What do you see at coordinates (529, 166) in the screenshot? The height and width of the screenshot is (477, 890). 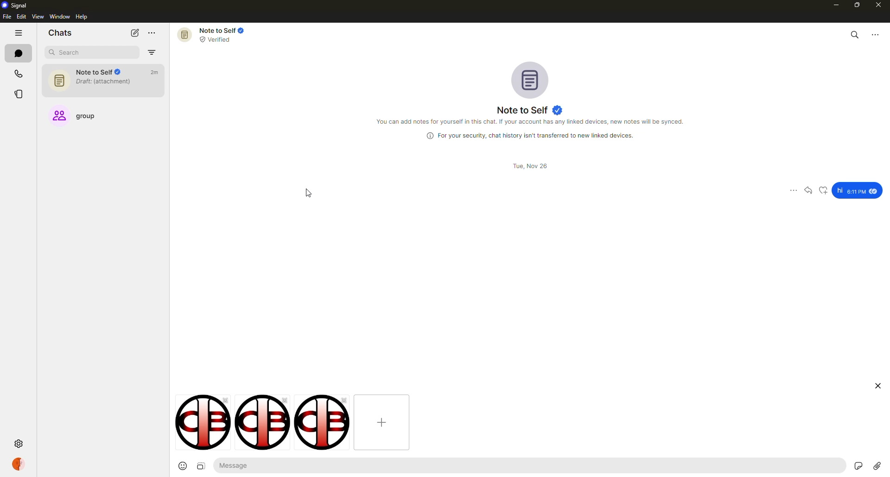 I see `date` at bounding box center [529, 166].